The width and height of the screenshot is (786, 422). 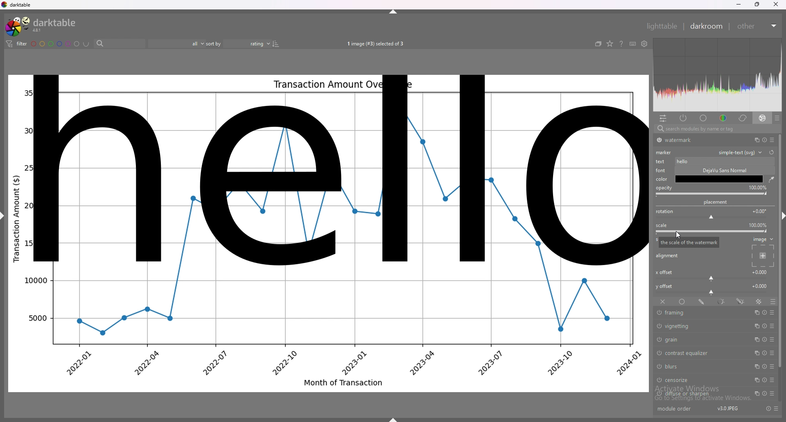 What do you see at coordinates (772, 301) in the screenshot?
I see `blending options` at bounding box center [772, 301].